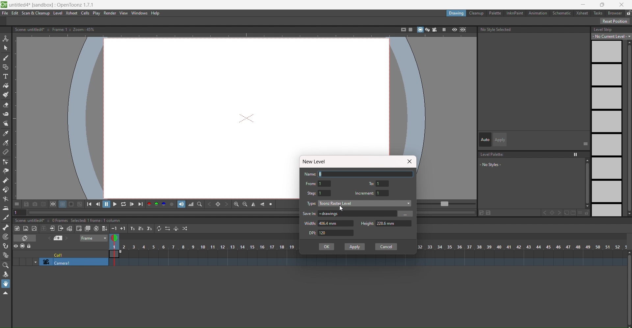  Describe the element at coordinates (86, 13) in the screenshot. I see `cells` at that location.